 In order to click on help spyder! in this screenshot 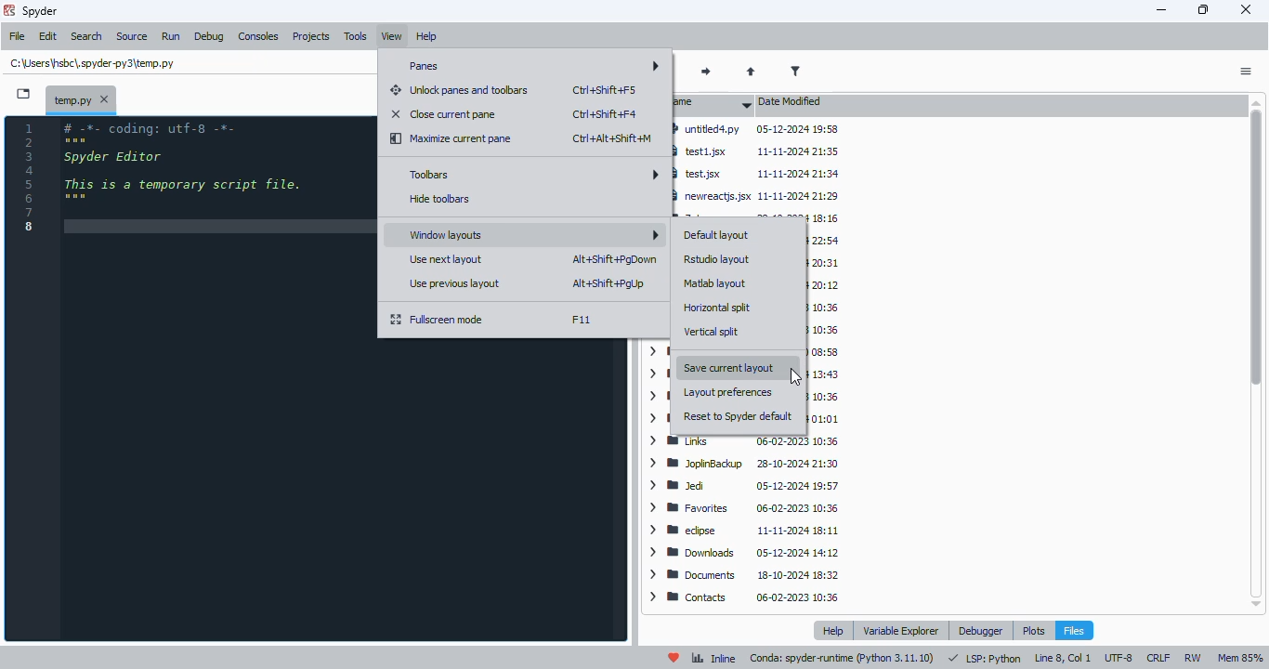, I will do `click(674, 659)`.